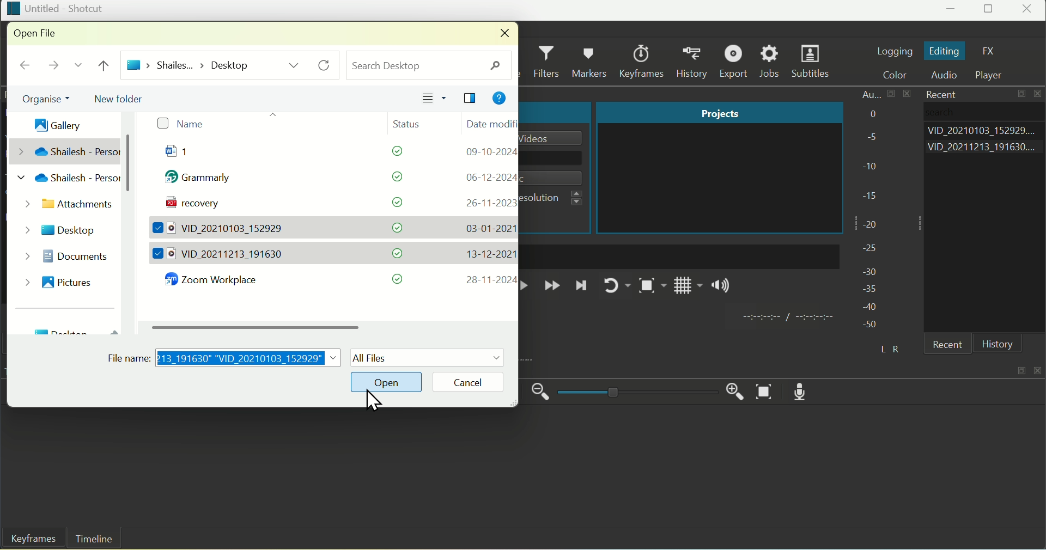  Describe the element at coordinates (732, 389) in the screenshot. I see `Zoom in` at that location.